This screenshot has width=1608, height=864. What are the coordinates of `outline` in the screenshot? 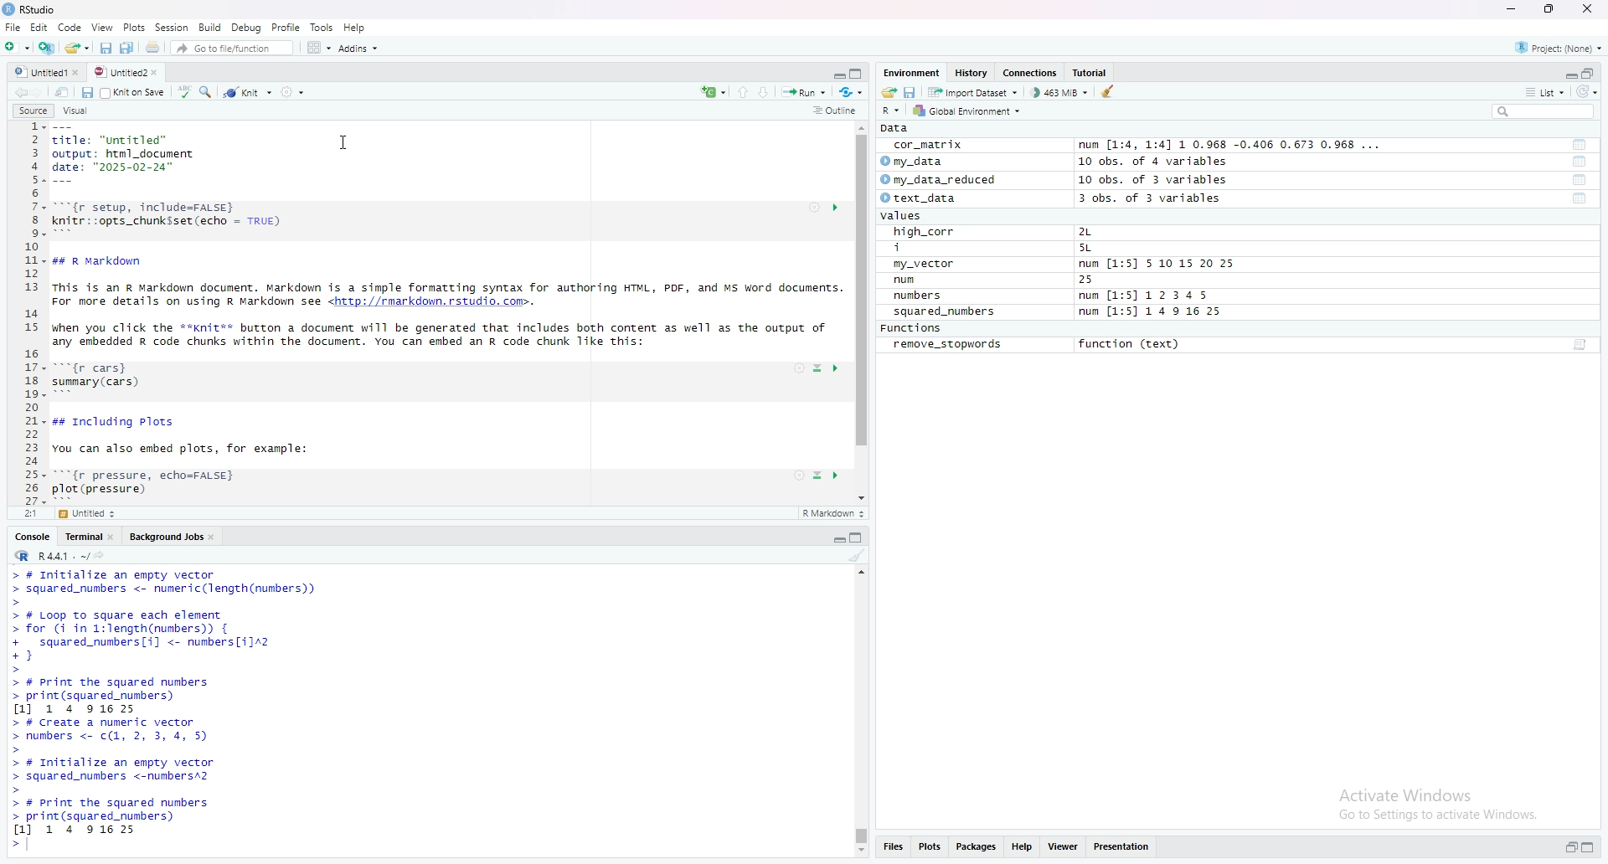 It's located at (837, 110).